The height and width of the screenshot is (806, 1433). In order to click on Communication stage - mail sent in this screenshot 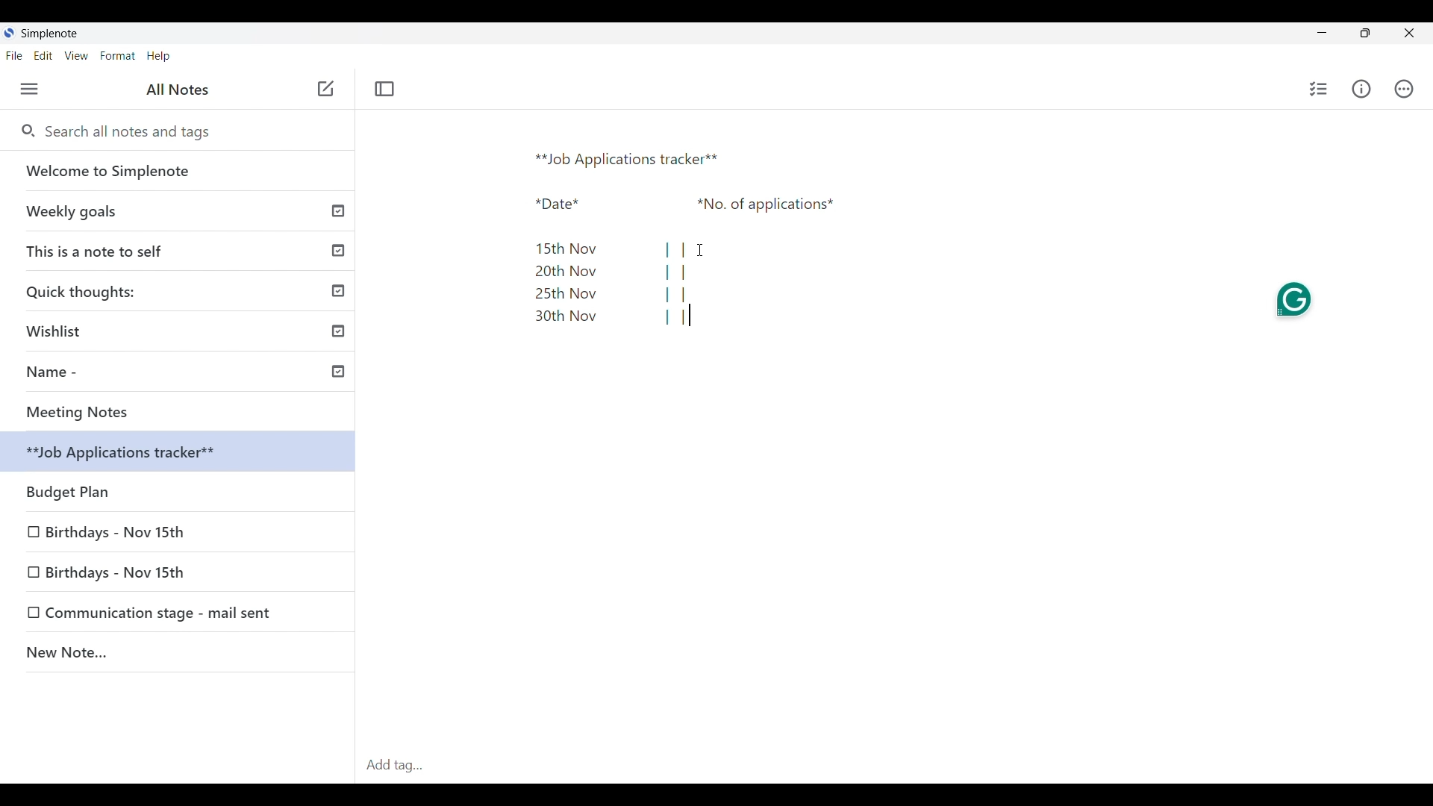, I will do `click(163, 613)`.